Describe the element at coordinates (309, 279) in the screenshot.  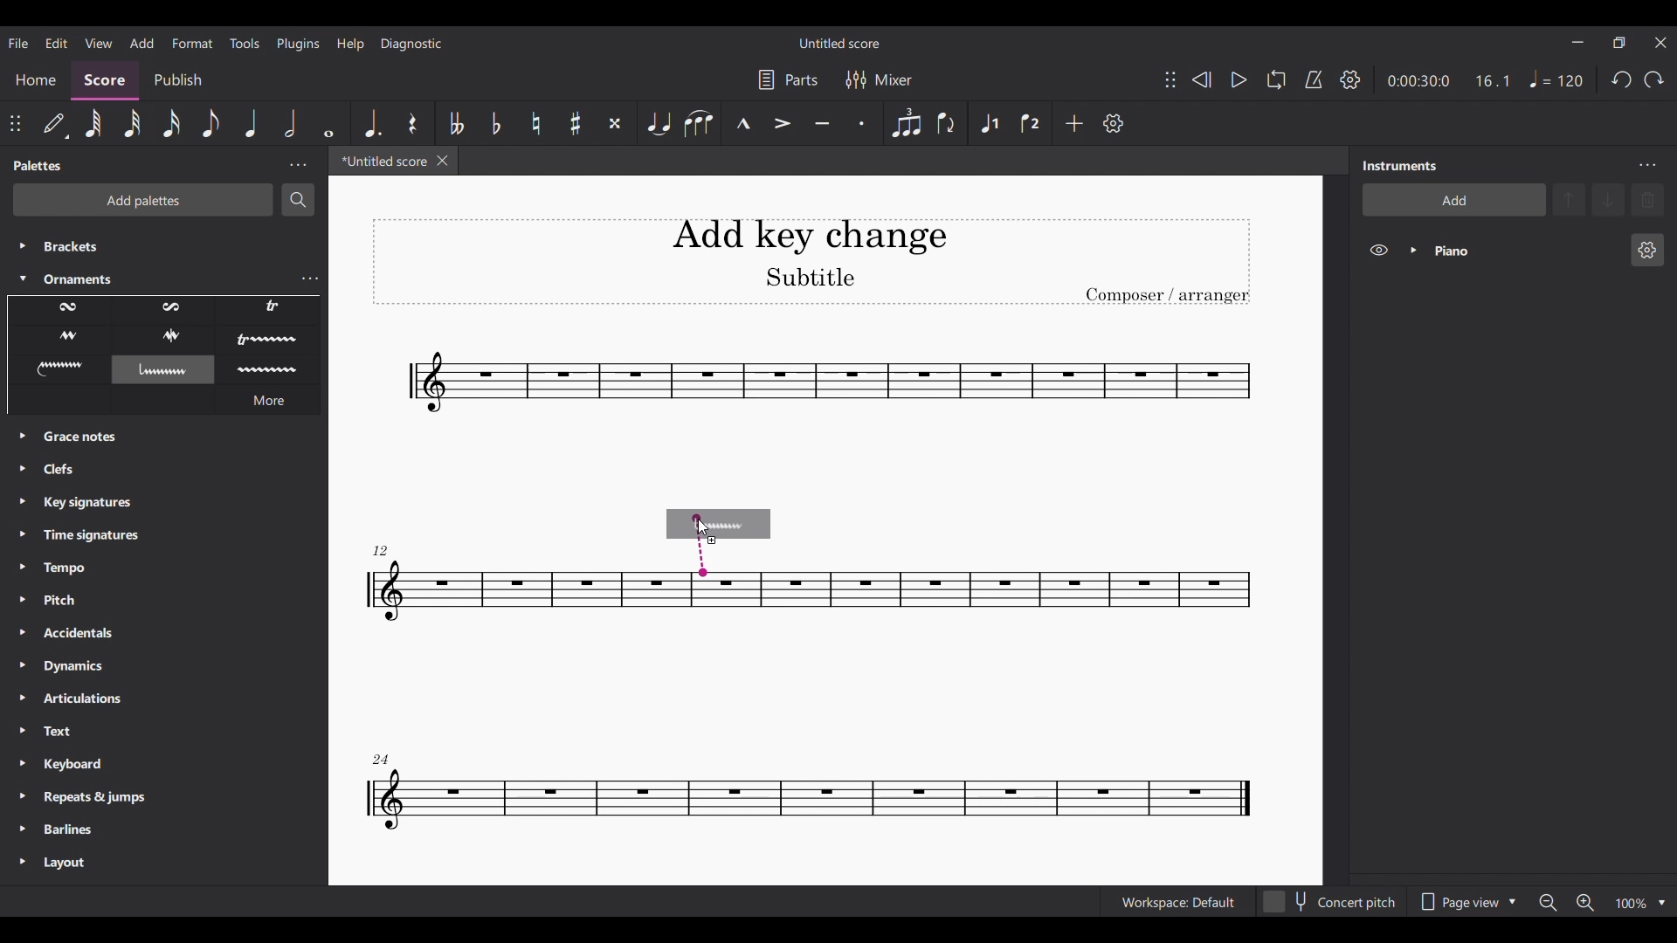
I see `Ornaments settings` at that location.